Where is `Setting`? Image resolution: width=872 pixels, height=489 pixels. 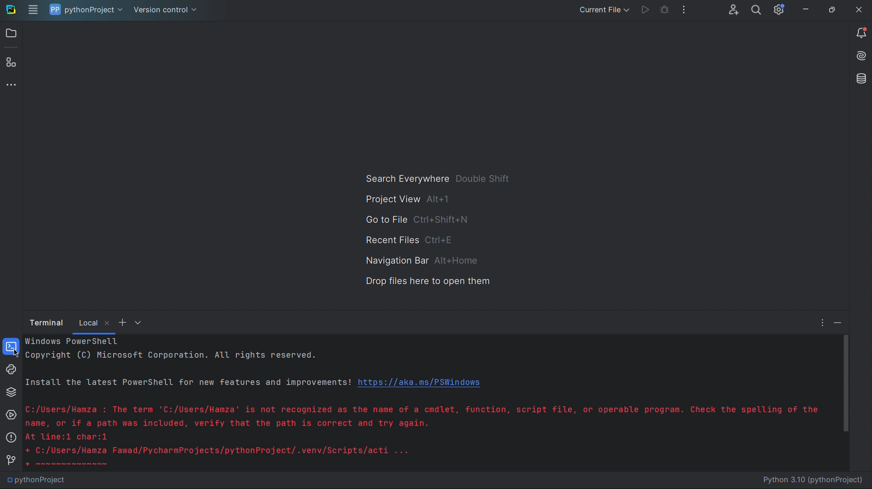 Setting is located at coordinates (779, 10).